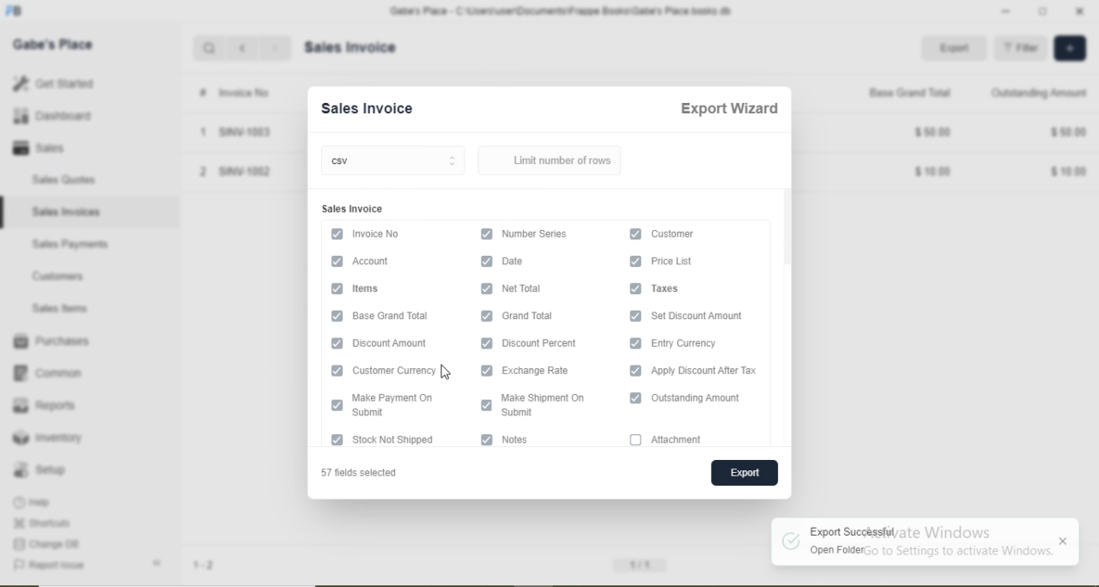  What do you see at coordinates (64, 309) in the screenshot?
I see `Sales Items` at bounding box center [64, 309].